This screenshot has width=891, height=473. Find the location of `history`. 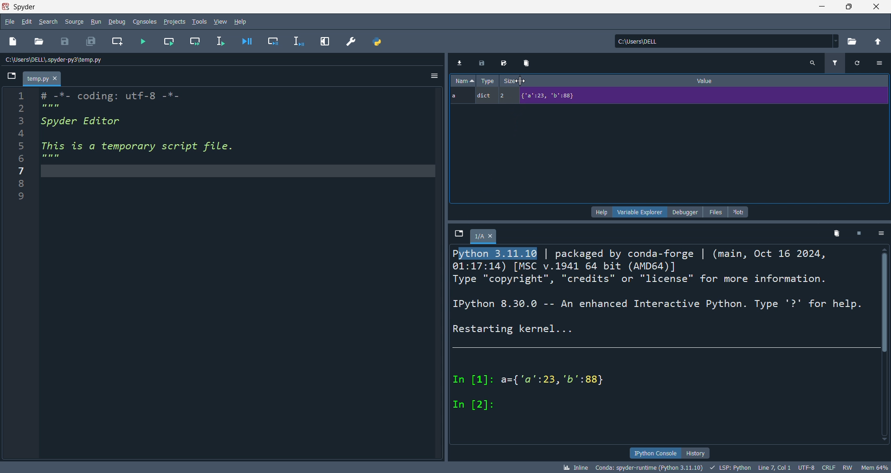

history is located at coordinates (696, 453).